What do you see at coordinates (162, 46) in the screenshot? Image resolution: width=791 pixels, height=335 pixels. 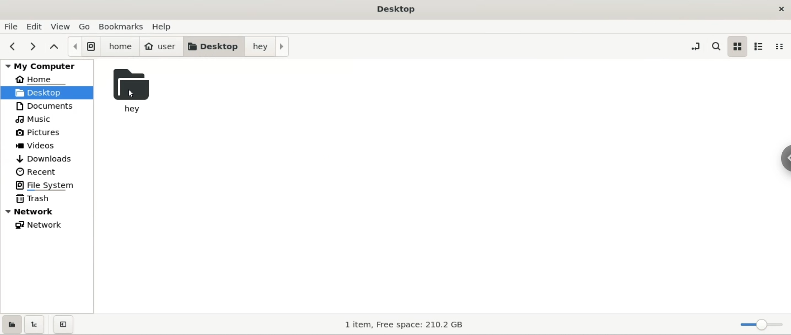 I see `user` at bounding box center [162, 46].